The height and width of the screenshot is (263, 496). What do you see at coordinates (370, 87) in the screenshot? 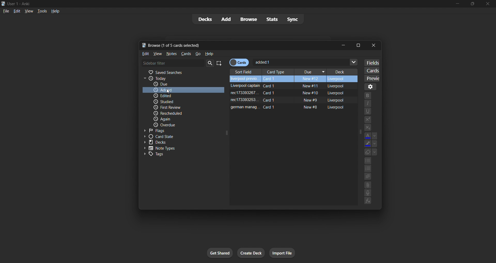
I see `options` at bounding box center [370, 87].